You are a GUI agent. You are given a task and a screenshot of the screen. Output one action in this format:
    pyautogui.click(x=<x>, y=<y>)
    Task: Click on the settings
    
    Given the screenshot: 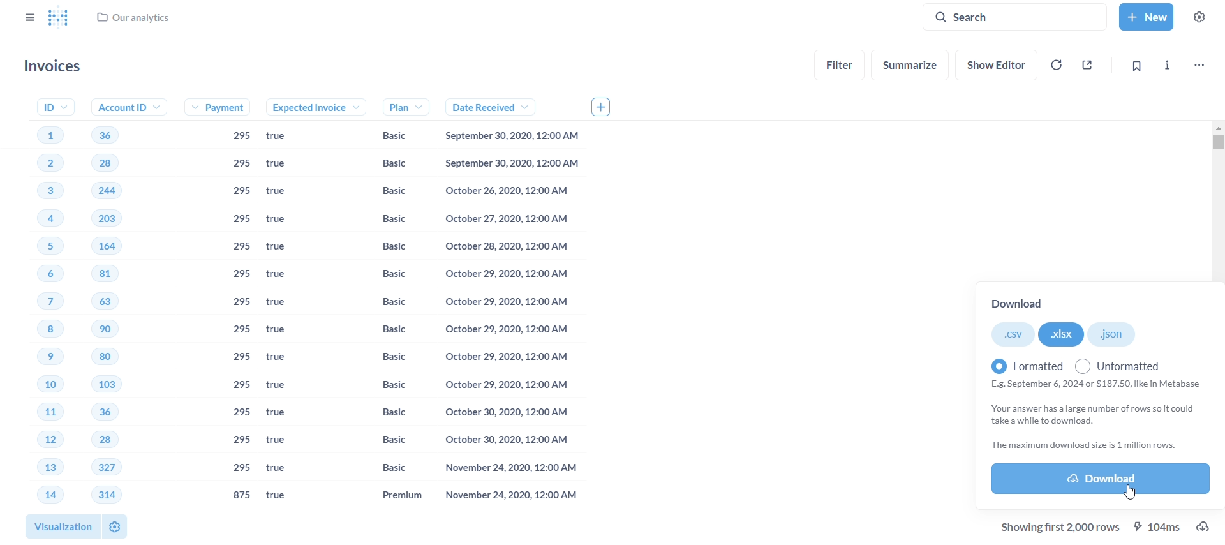 What is the action you would take?
    pyautogui.click(x=1203, y=16)
    